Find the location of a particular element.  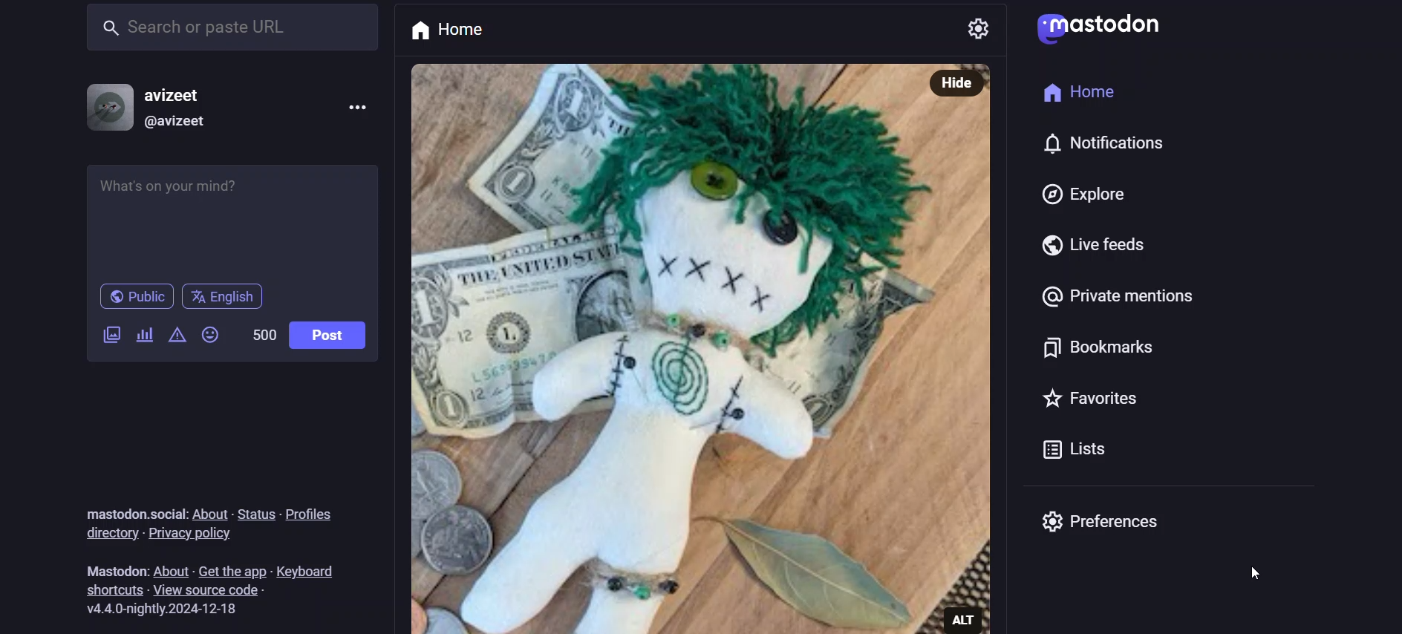

live feeds is located at coordinates (1092, 248).